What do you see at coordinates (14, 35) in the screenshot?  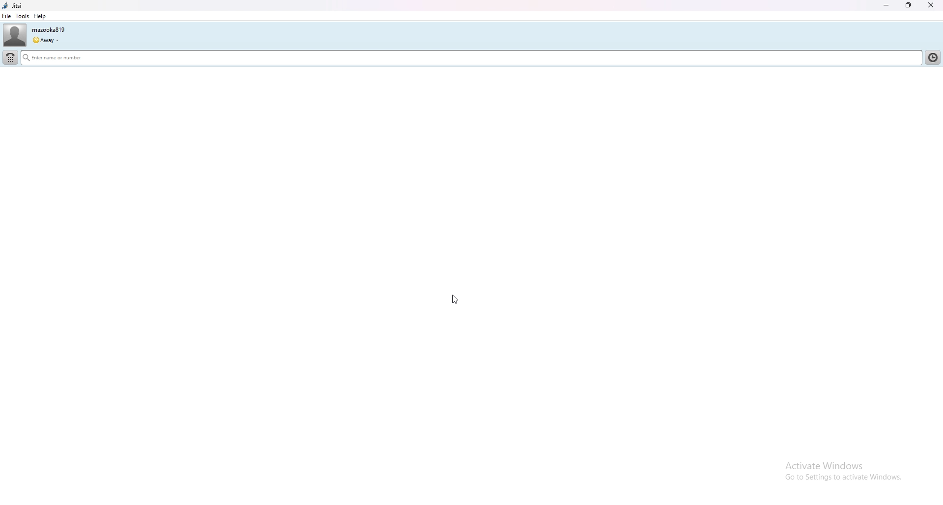 I see `user photo` at bounding box center [14, 35].